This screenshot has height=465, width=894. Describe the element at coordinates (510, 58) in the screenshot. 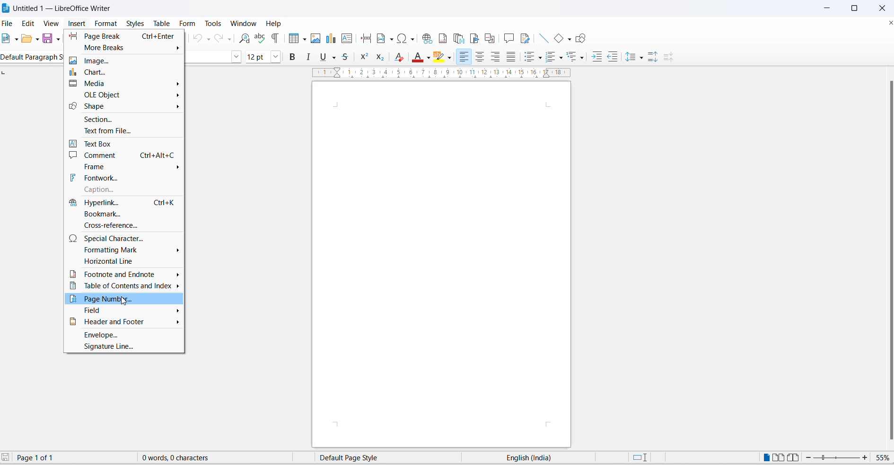

I see `justified` at that location.